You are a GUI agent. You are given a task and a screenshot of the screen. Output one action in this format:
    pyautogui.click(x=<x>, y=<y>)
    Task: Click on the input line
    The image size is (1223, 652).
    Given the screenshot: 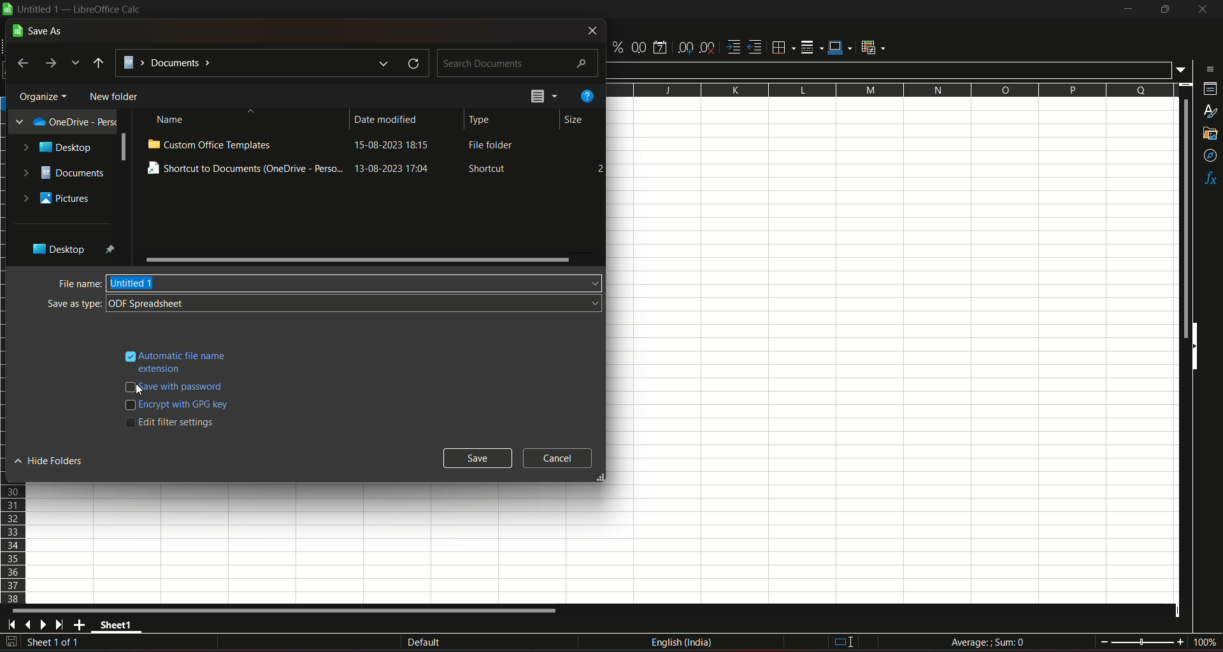 What is the action you would take?
    pyautogui.click(x=890, y=69)
    